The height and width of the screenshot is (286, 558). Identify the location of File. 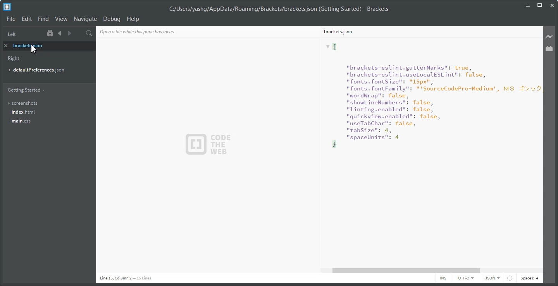
(11, 19).